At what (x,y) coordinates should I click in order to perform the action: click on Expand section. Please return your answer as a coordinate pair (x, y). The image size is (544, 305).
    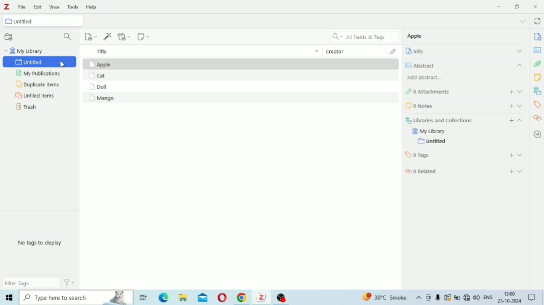
    Looking at the image, I should click on (520, 106).